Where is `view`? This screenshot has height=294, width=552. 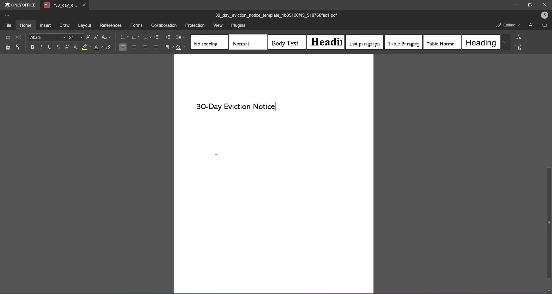
view is located at coordinates (217, 26).